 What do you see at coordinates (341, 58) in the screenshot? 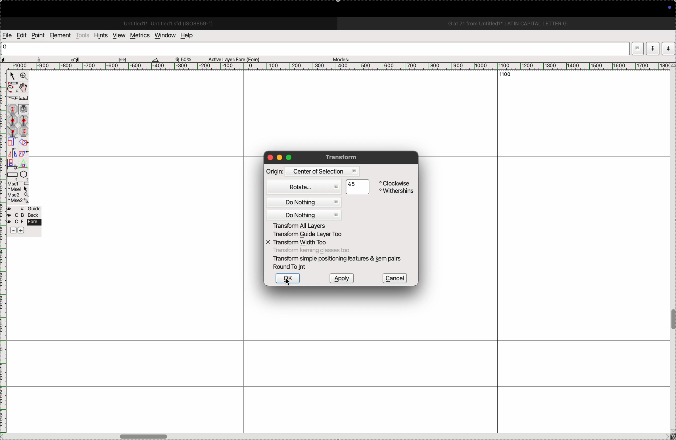
I see `modes` at bounding box center [341, 58].